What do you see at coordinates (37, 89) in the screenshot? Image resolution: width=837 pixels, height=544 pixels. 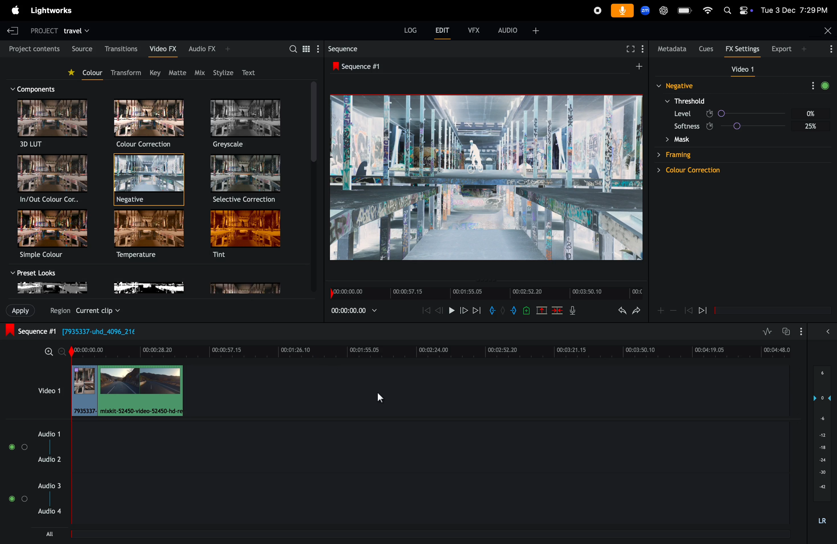 I see `componenet` at bounding box center [37, 89].